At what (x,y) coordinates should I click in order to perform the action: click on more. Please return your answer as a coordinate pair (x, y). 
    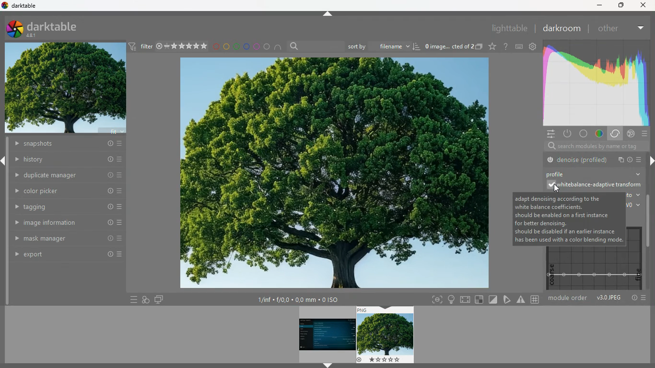
    Looking at the image, I should click on (133, 299).